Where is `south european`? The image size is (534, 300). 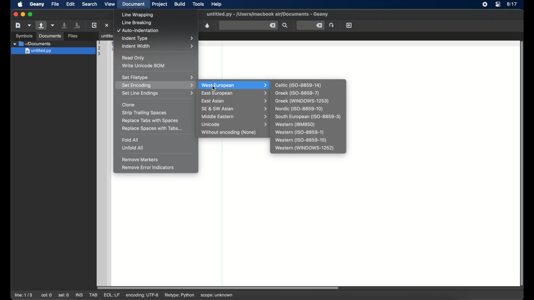 south european is located at coordinates (308, 117).